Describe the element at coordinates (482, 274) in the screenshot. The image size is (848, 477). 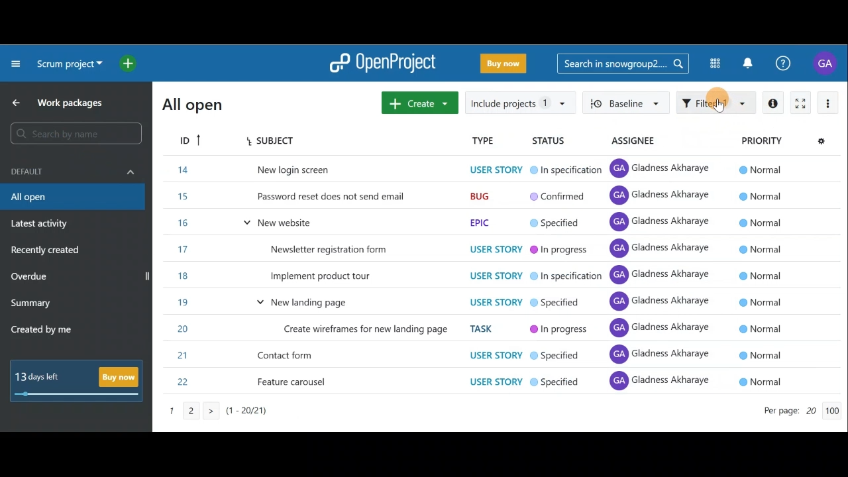
I see `Item 5` at that location.